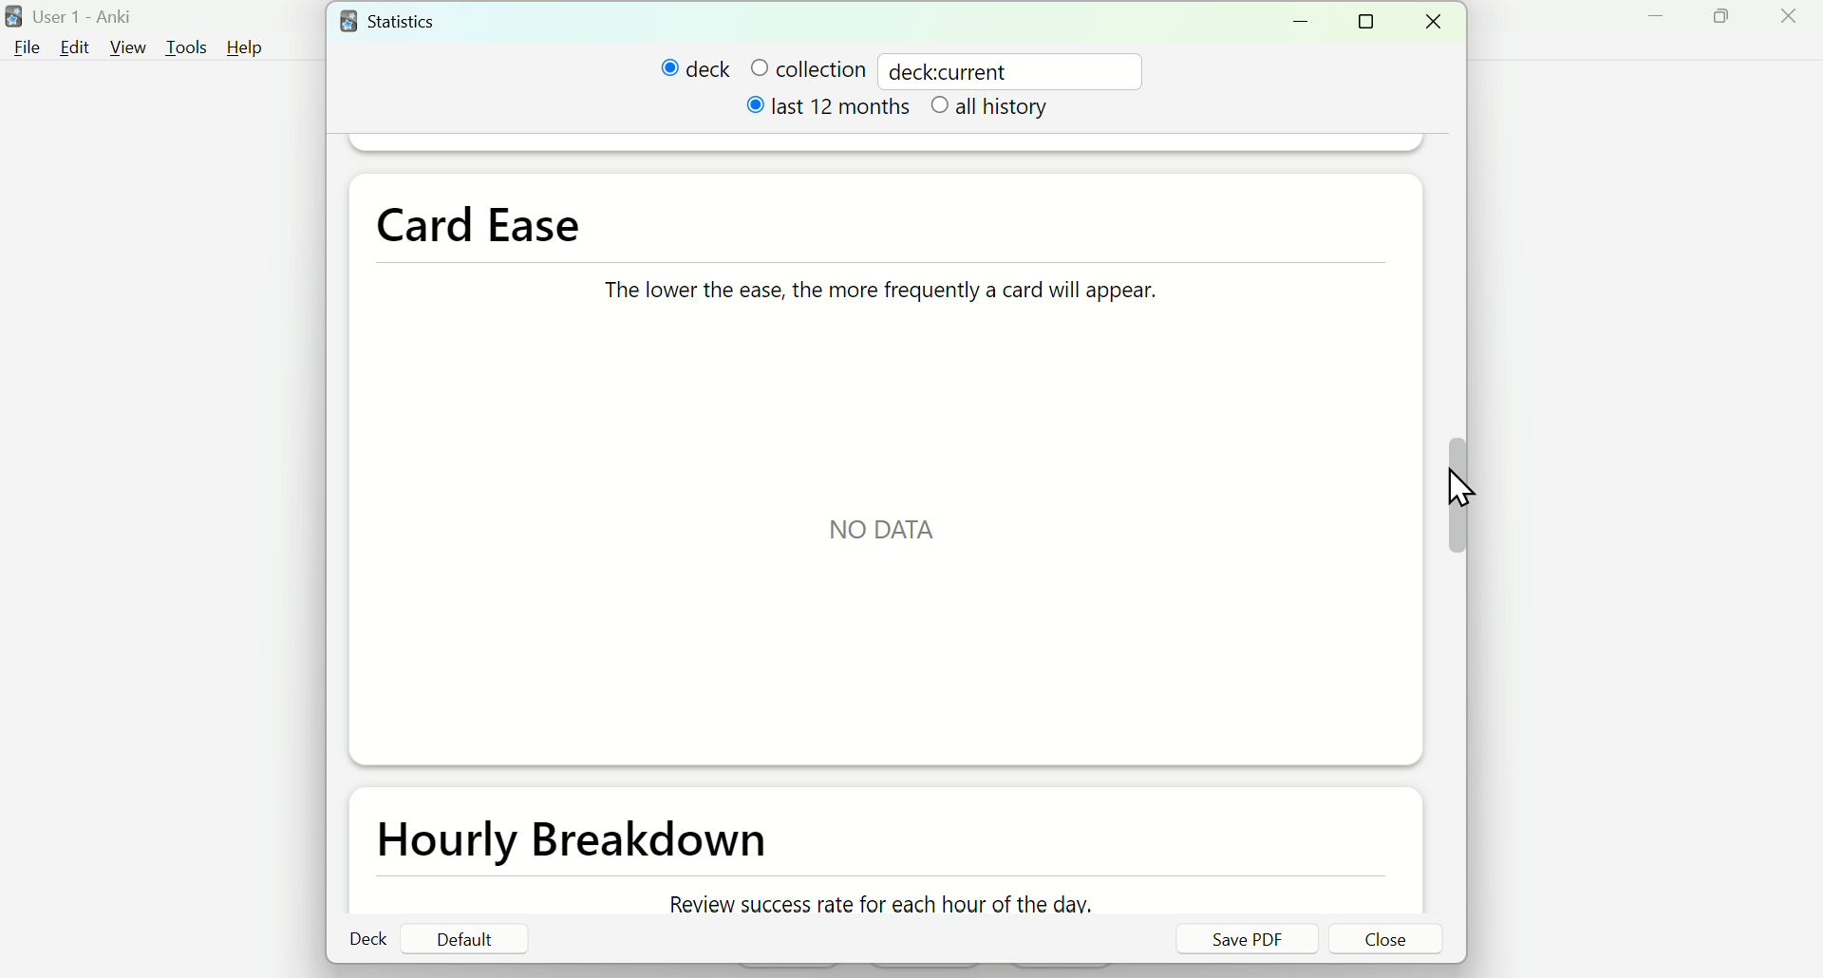 This screenshot has height=978, width=1823. What do you see at coordinates (1246, 939) in the screenshot?
I see `Save PDF` at bounding box center [1246, 939].